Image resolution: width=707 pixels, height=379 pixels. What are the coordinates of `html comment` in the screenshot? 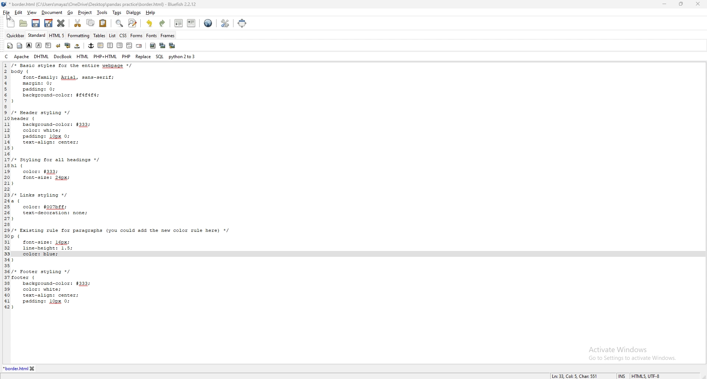 It's located at (130, 46).